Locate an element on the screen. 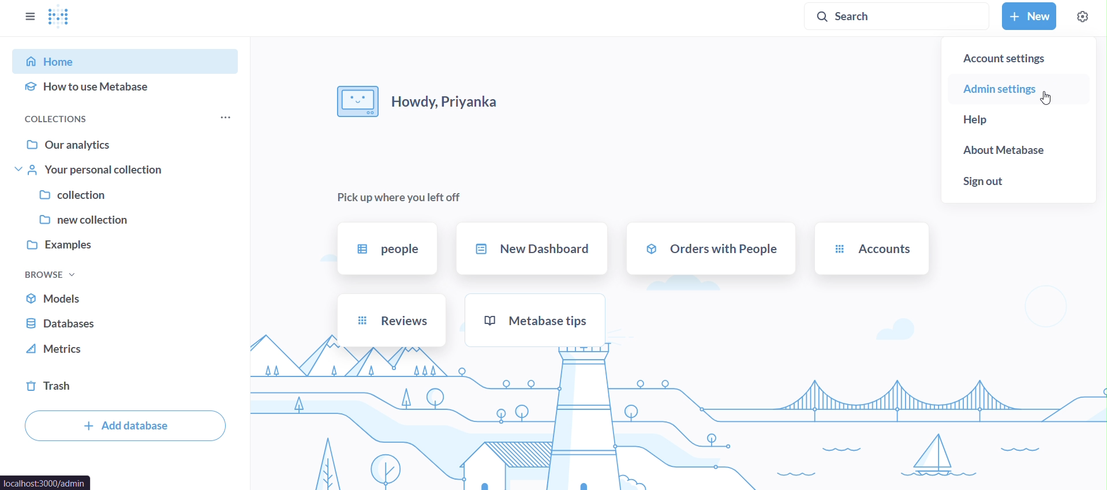 This screenshot has height=490, width=1107. trash is located at coordinates (126, 387).